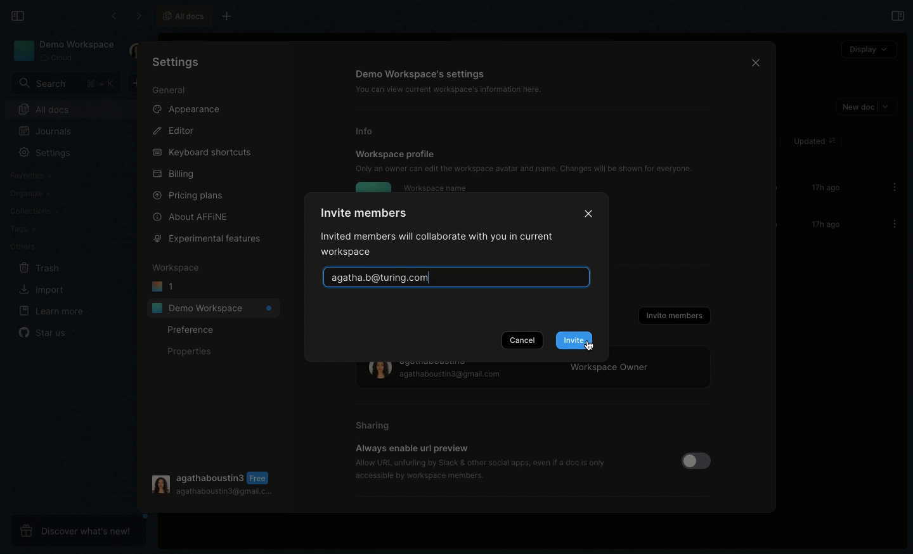 The image size is (913, 554). Describe the element at coordinates (17, 15) in the screenshot. I see `Collapse sidebar` at that location.